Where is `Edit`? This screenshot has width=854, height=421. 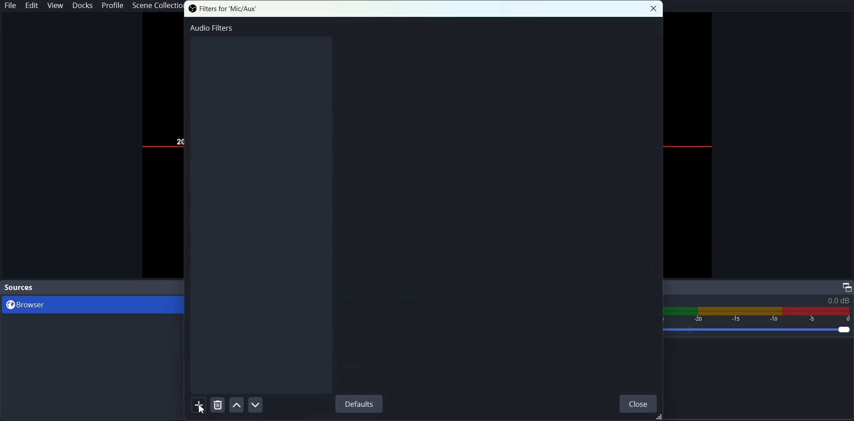 Edit is located at coordinates (33, 6).